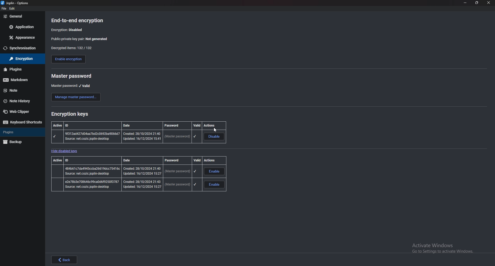  Describe the element at coordinates (197, 160) in the screenshot. I see `valid` at that location.